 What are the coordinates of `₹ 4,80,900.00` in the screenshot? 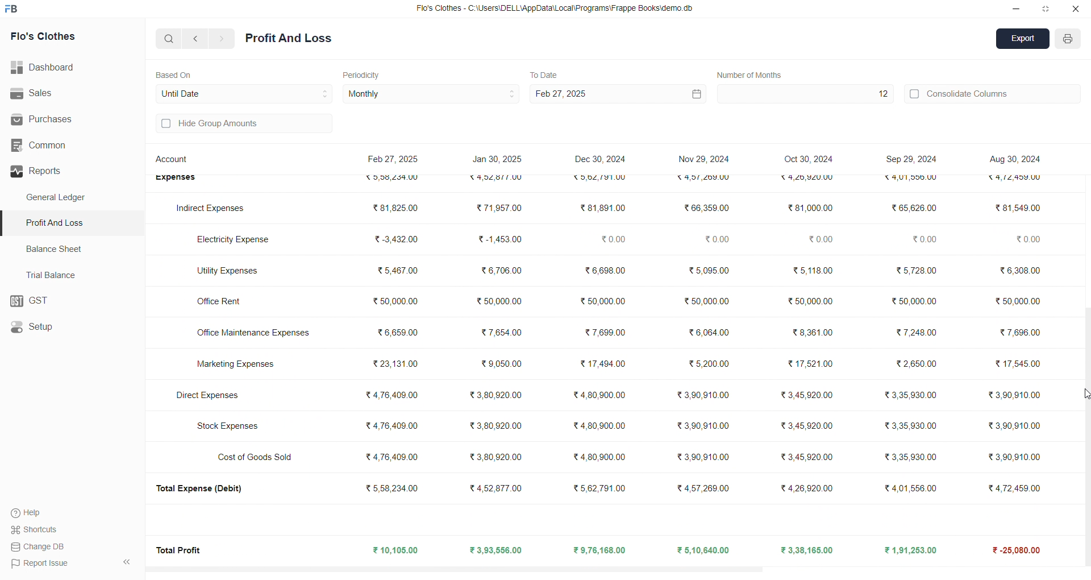 It's located at (603, 426).